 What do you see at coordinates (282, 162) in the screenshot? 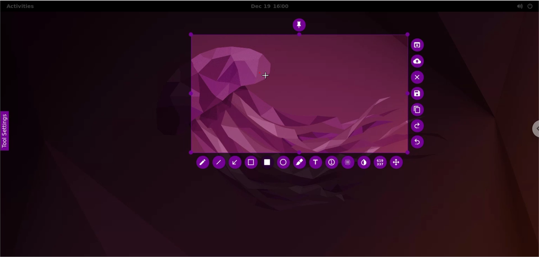
I see `ellipse` at bounding box center [282, 162].